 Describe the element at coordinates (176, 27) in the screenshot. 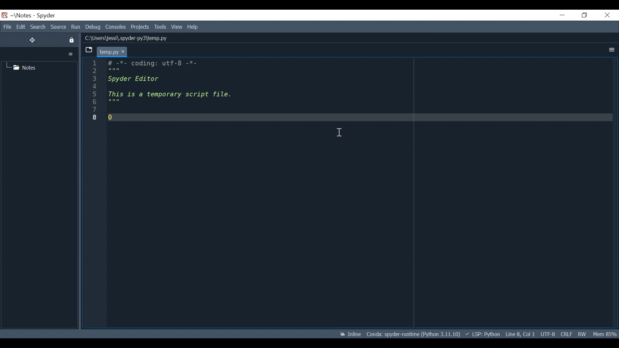

I see `View` at that location.